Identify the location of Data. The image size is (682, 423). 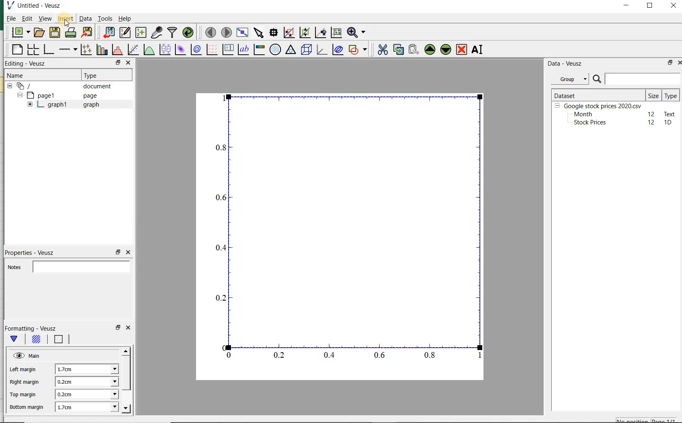
(85, 19).